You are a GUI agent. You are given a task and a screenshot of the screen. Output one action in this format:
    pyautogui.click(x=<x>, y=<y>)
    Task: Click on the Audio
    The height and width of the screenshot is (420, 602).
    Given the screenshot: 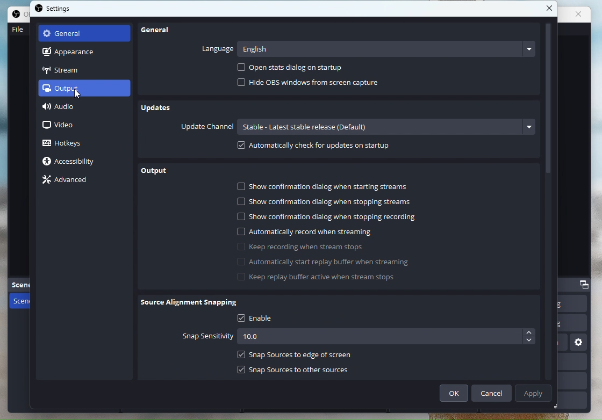 What is the action you would take?
    pyautogui.click(x=70, y=108)
    